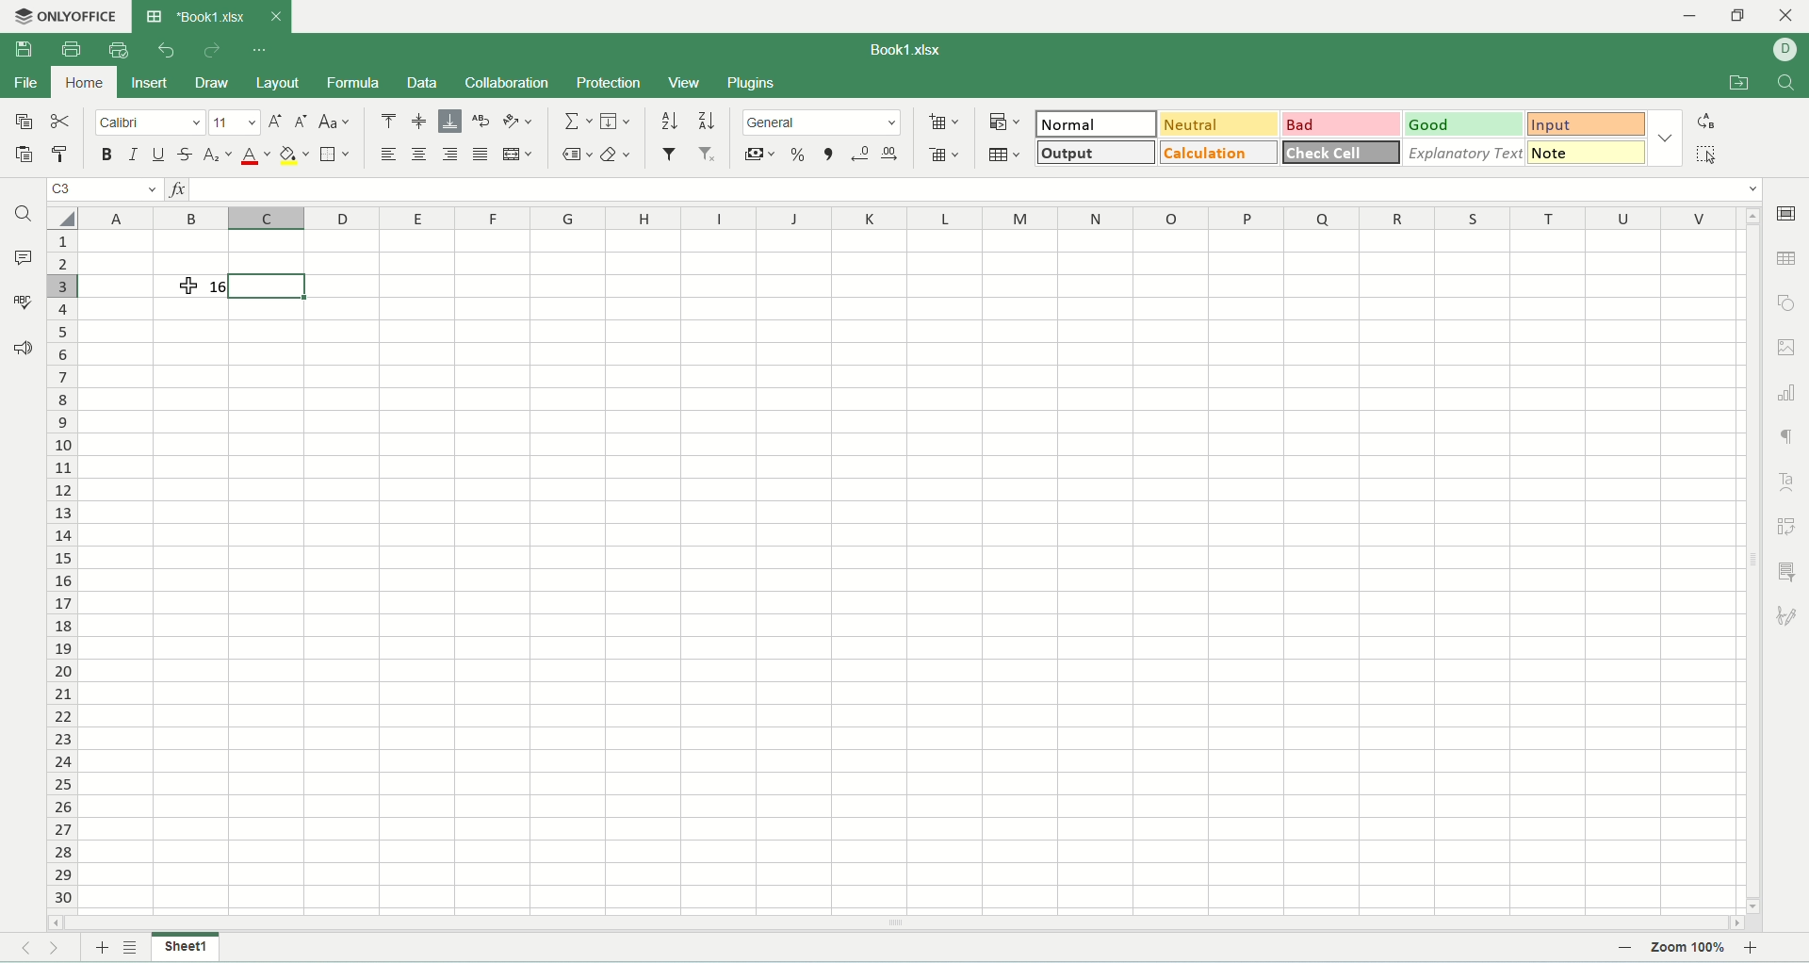 This screenshot has width=1809, height=963. Describe the element at coordinates (449, 153) in the screenshot. I see `align right` at that location.